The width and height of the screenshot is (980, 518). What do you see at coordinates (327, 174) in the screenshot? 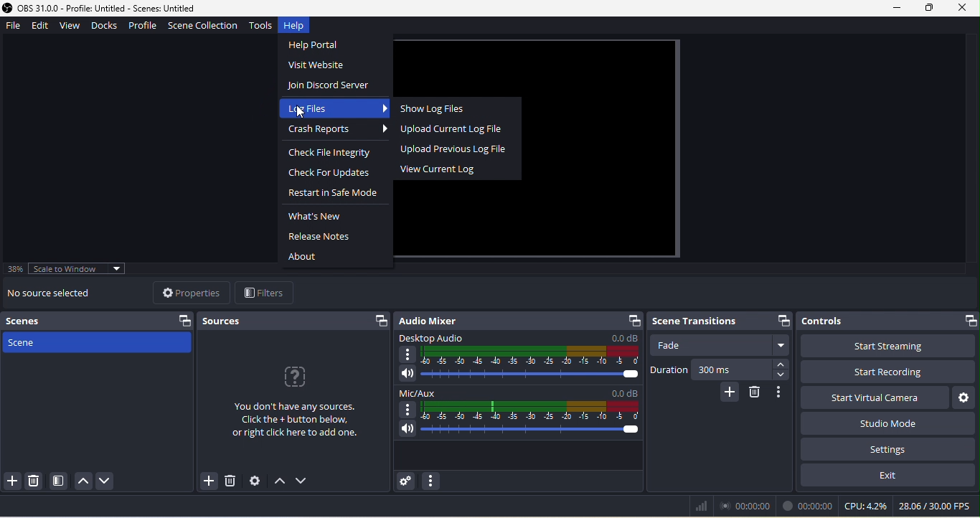
I see `check for updates` at bounding box center [327, 174].